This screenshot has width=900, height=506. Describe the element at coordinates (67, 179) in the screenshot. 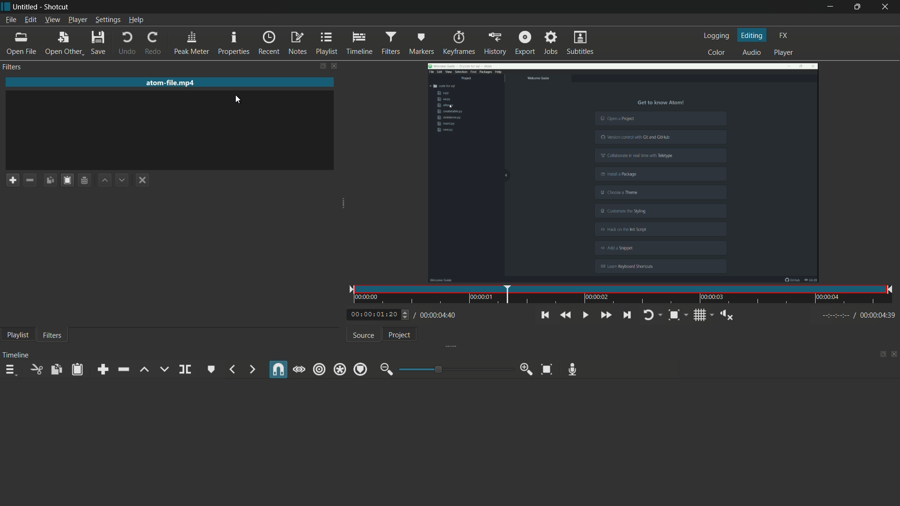

I see `paste filters` at that location.